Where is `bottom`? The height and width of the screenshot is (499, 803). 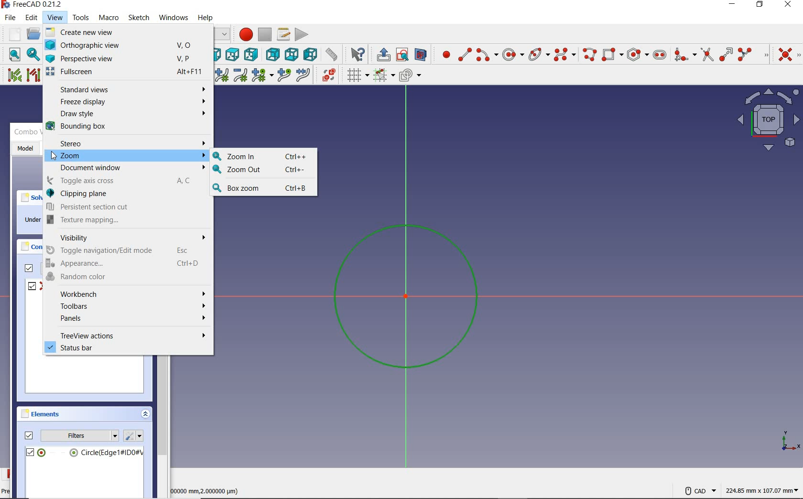 bottom is located at coordinates (291, 54).